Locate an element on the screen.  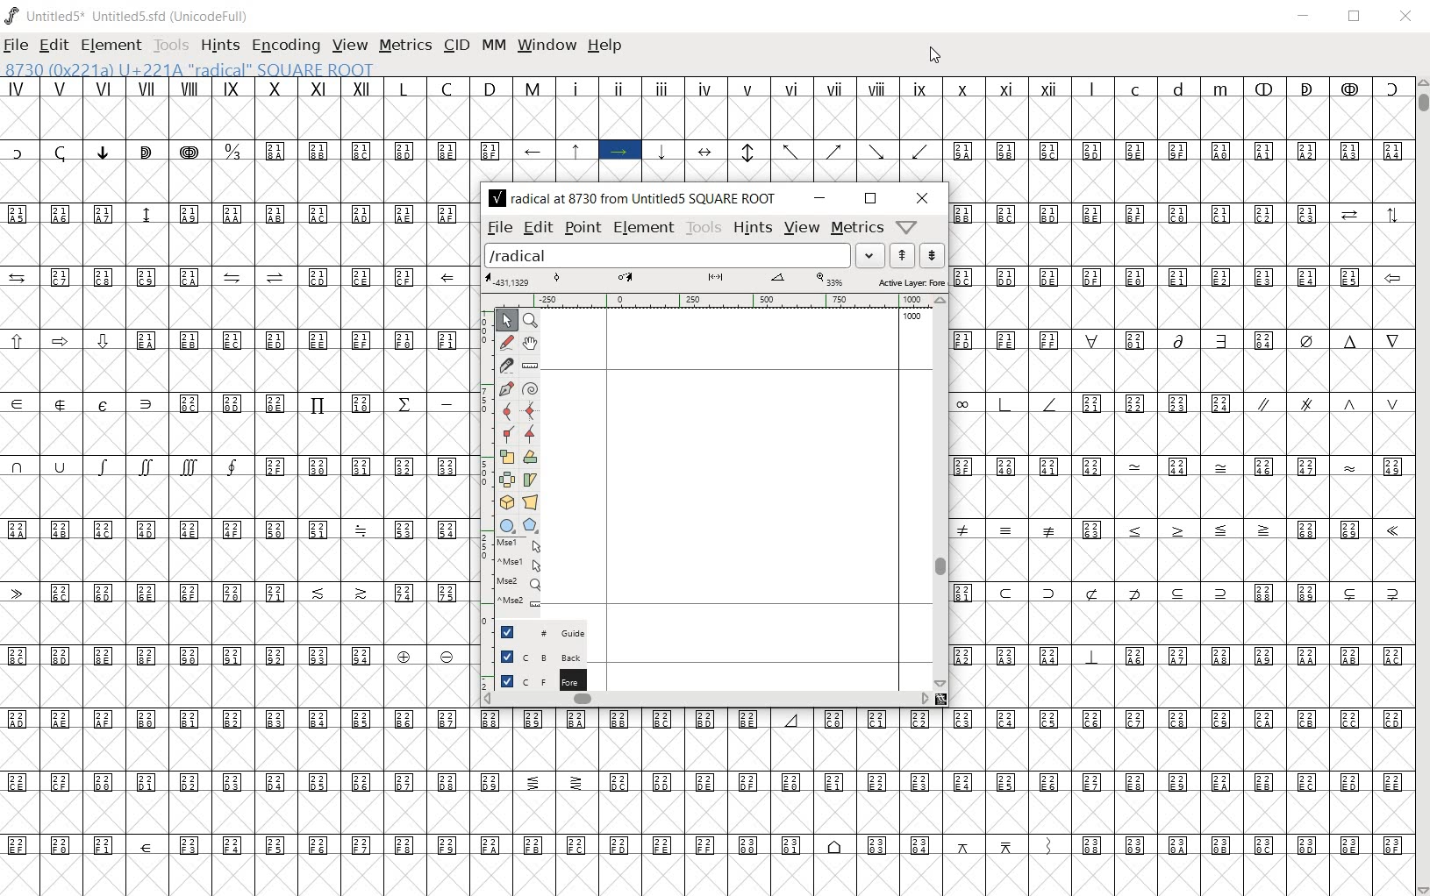
Glyph characters is located at coordinates (941, 802).